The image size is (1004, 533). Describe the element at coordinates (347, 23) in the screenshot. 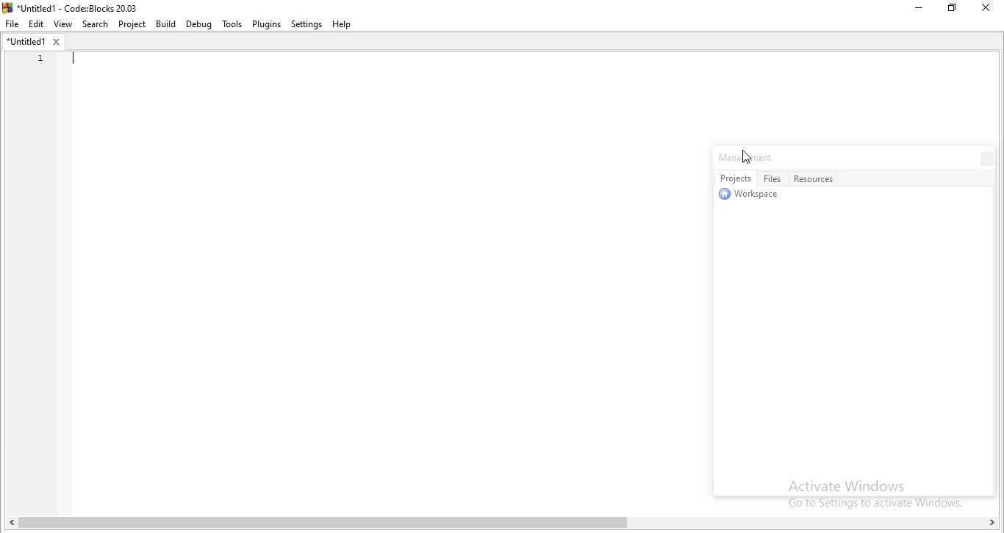

I see `Help` at that location.